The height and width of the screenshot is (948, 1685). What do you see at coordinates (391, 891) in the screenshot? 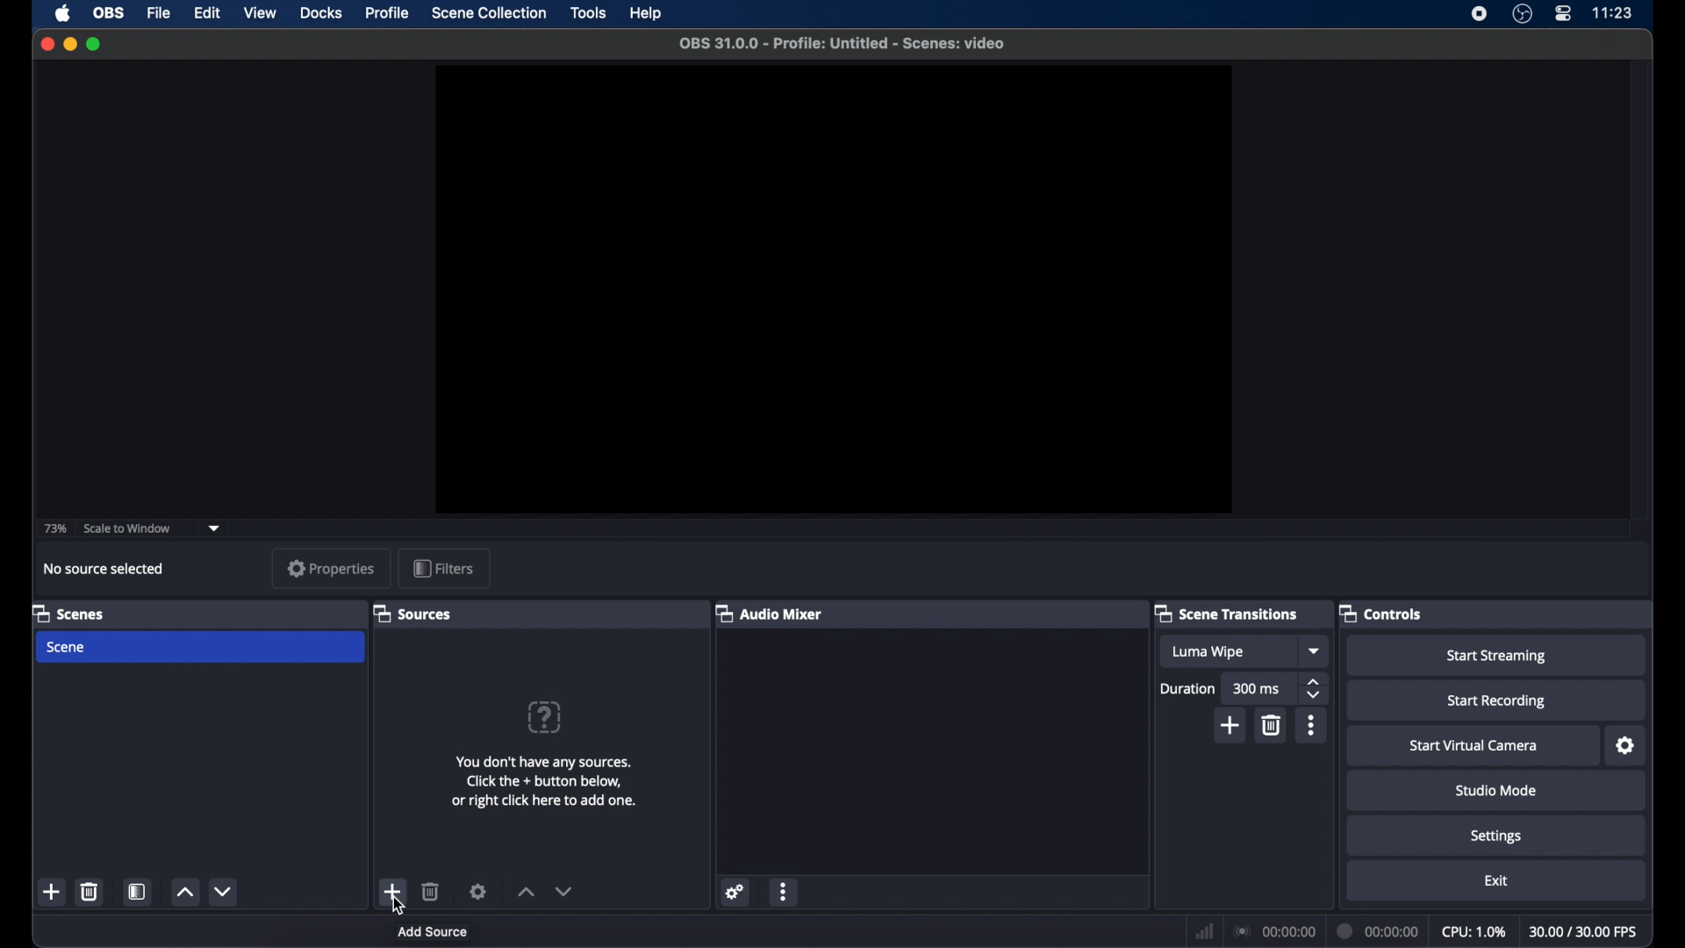
I see `add` at bounding box center [391, 891].